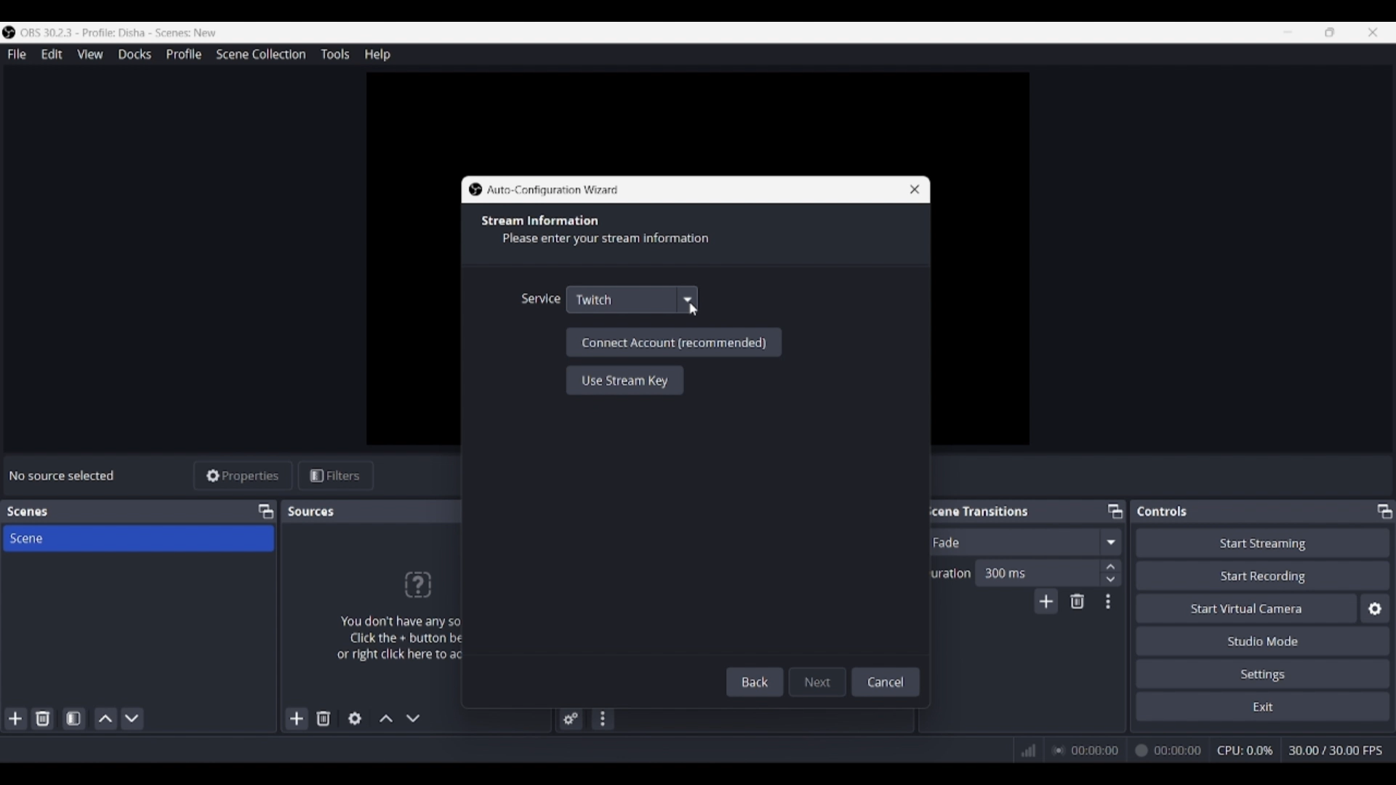 The image size is (1396, 785). Describe the element at coordinates (244, 476) in the screenshot. I see `Properties` at that location.